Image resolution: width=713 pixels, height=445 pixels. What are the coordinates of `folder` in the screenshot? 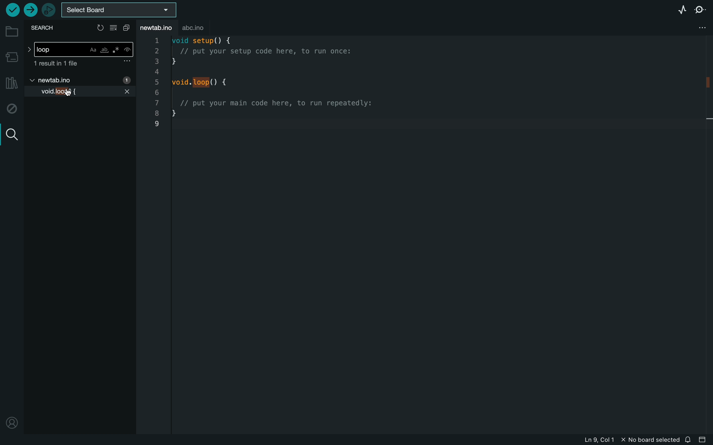 It's located at (11, 32).